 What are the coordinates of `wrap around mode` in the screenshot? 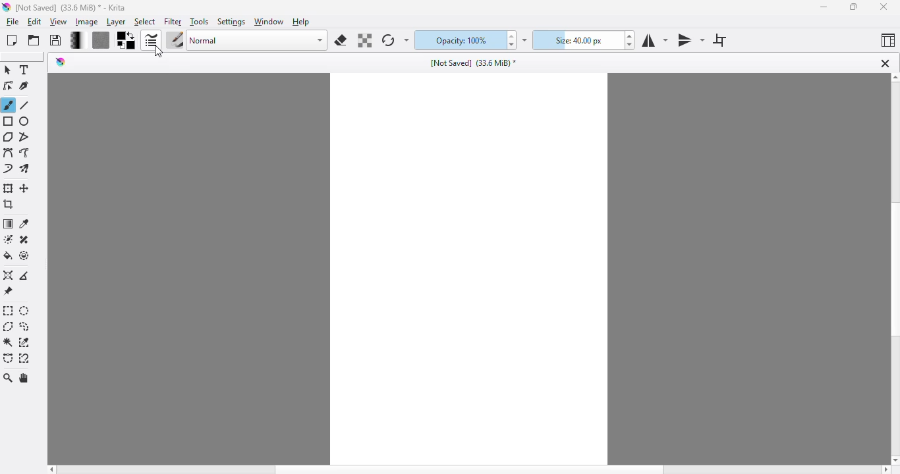 It's located at (720, 41).